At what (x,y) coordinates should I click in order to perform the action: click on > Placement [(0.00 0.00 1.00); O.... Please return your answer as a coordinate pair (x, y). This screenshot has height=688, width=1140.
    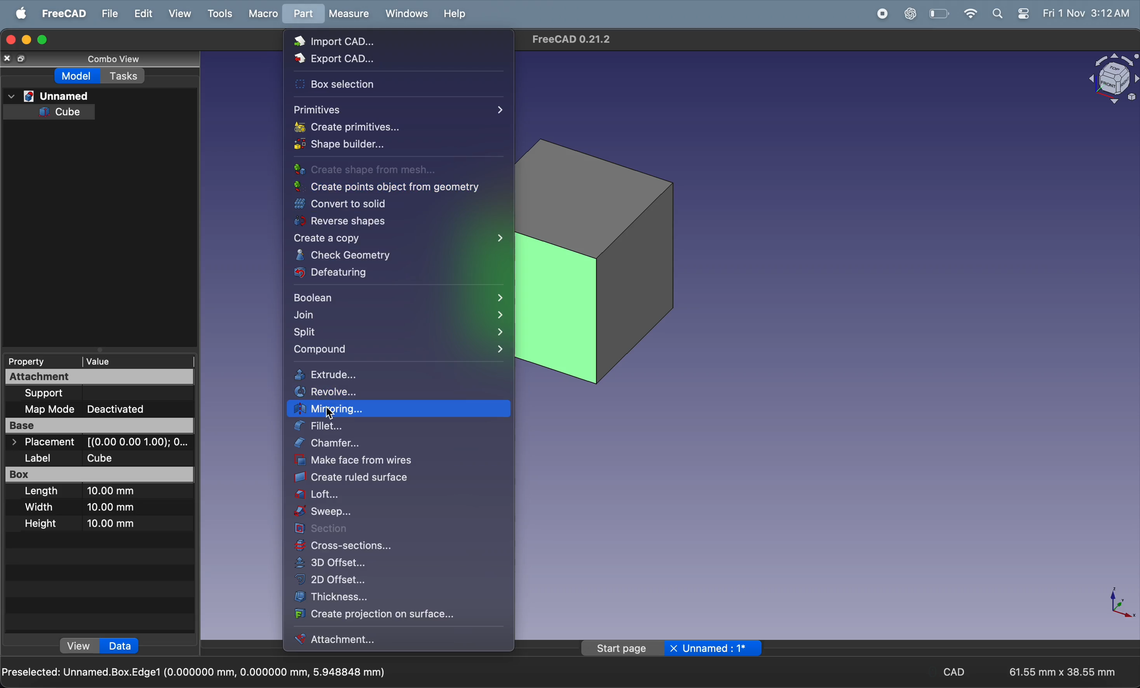
    Looking at the image, I should click on (97, 443).